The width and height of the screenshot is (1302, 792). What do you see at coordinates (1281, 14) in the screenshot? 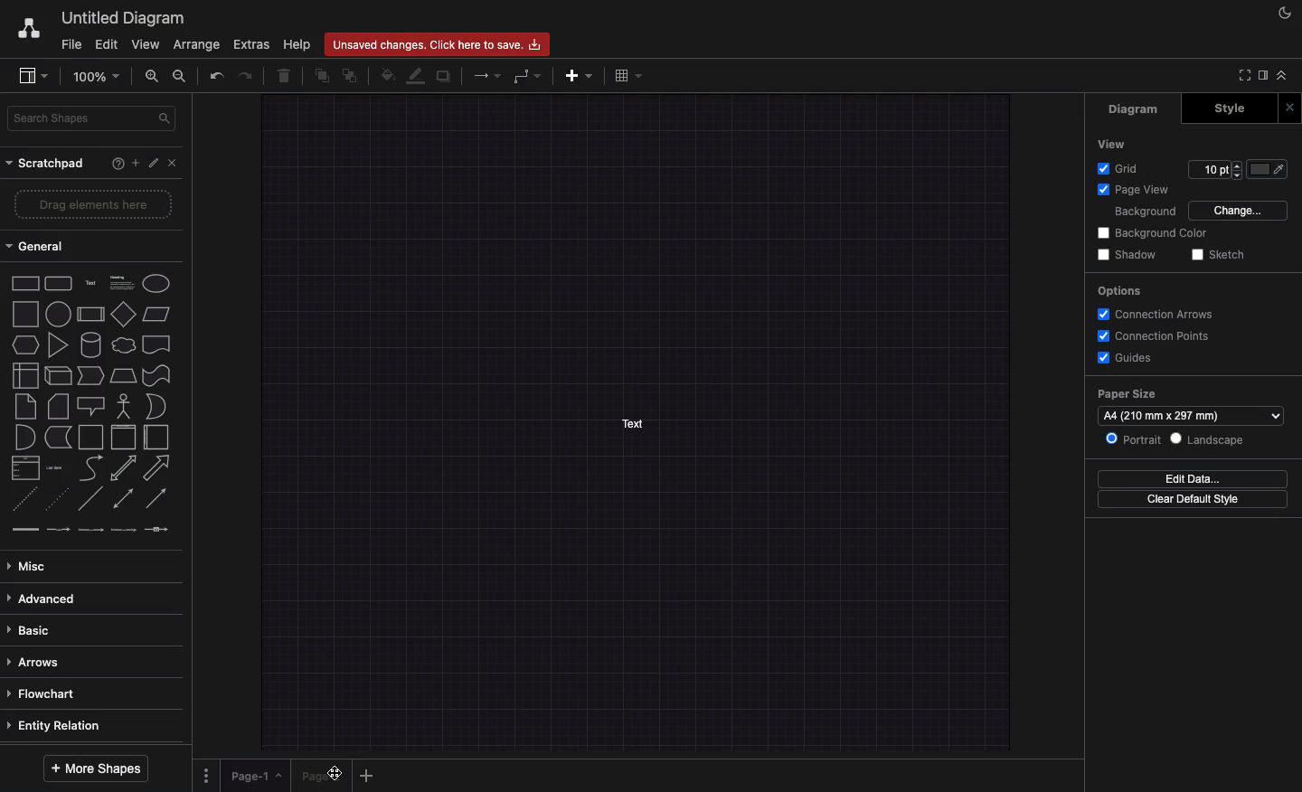
I see `Night mode` at bounding box center [1281, 14].